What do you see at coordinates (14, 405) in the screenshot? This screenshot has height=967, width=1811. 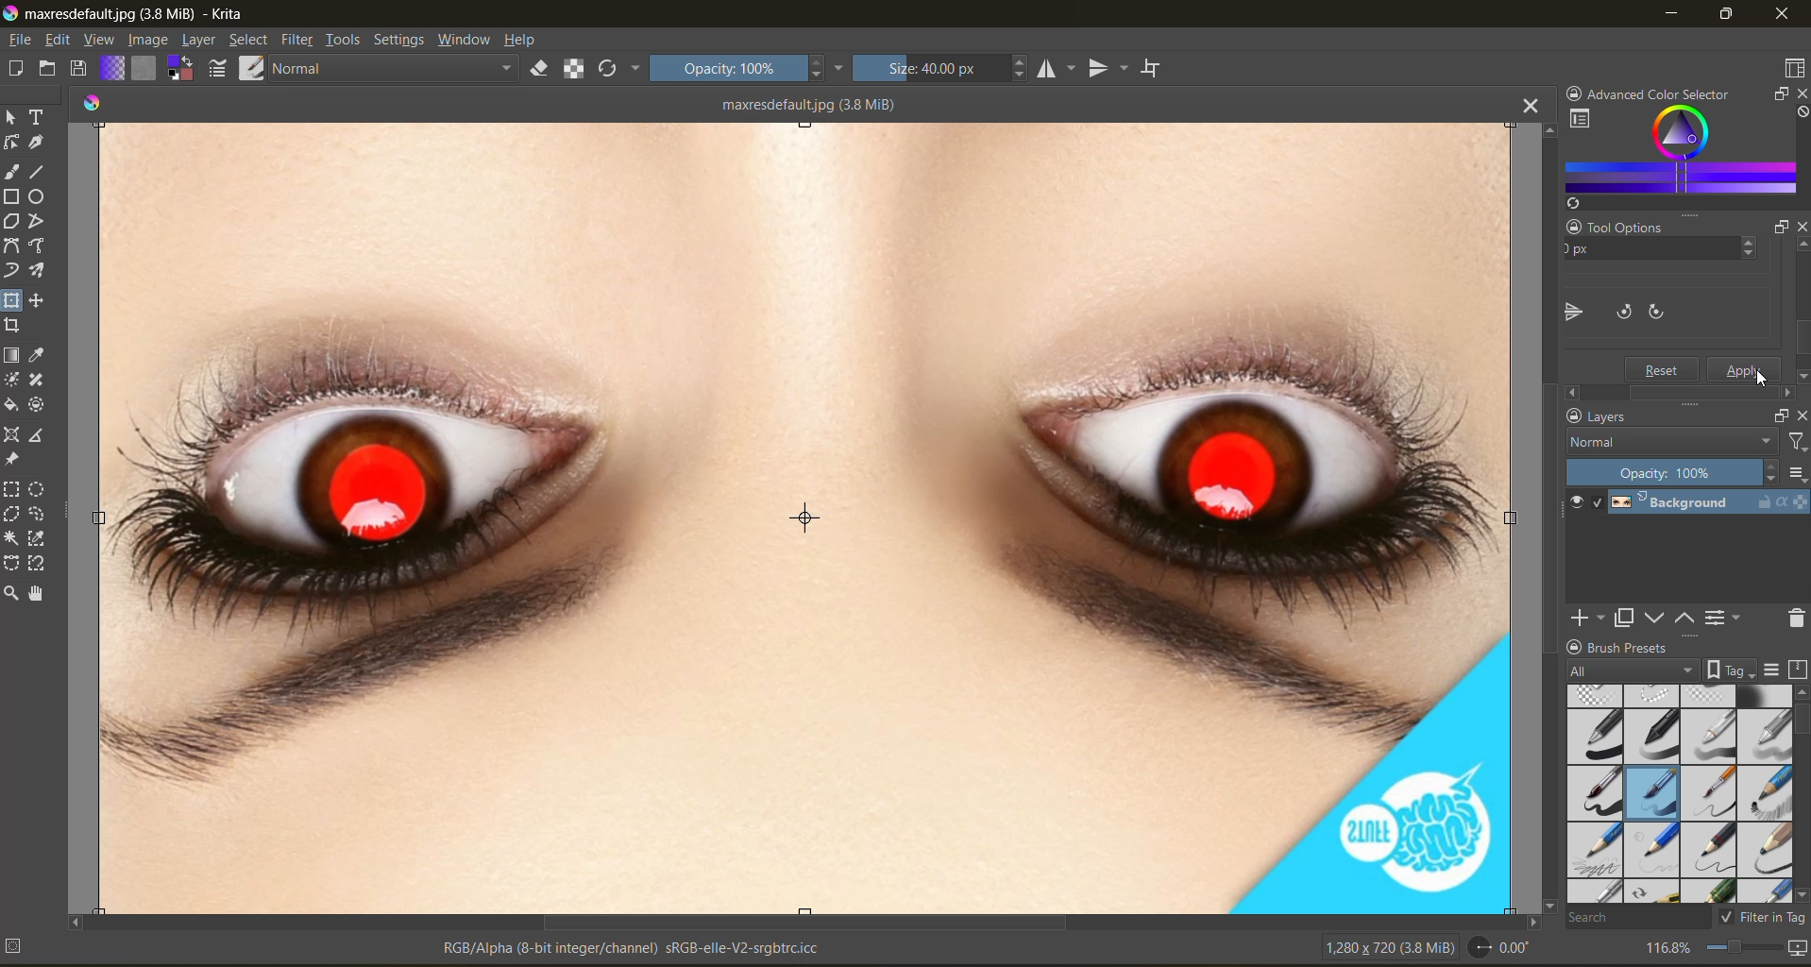 I see `tool` at bounding box center [14, 405].